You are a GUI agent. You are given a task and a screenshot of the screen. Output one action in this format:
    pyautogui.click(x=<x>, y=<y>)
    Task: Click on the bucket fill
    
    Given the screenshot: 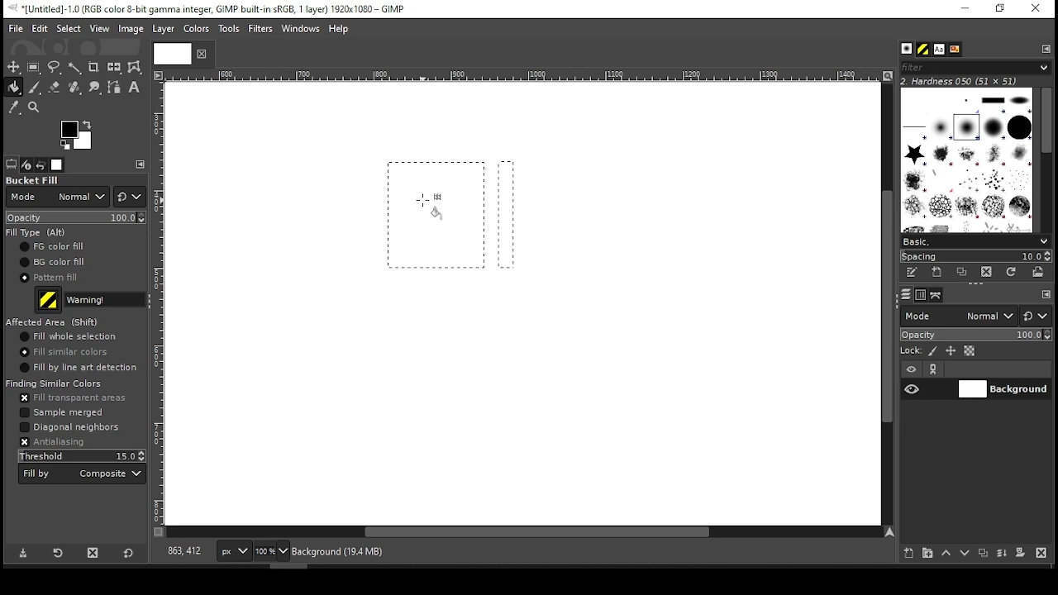 What is the action you would take?
    pyautogui.click(x=35, y=179)
    